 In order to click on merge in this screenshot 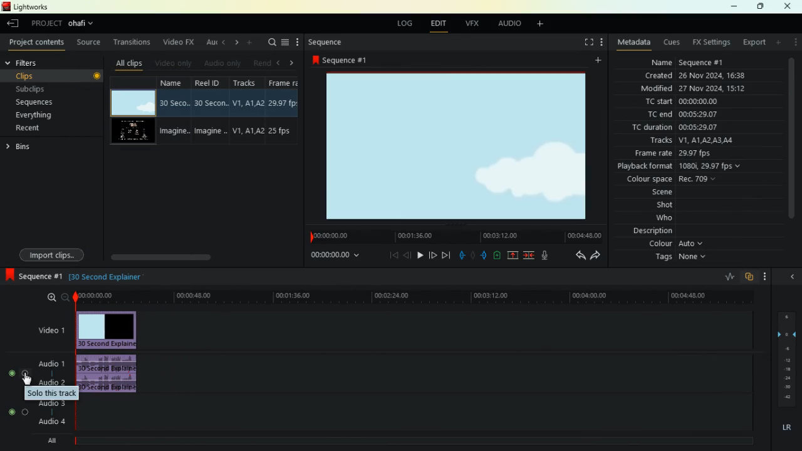, I will do `click(529, 256)`.